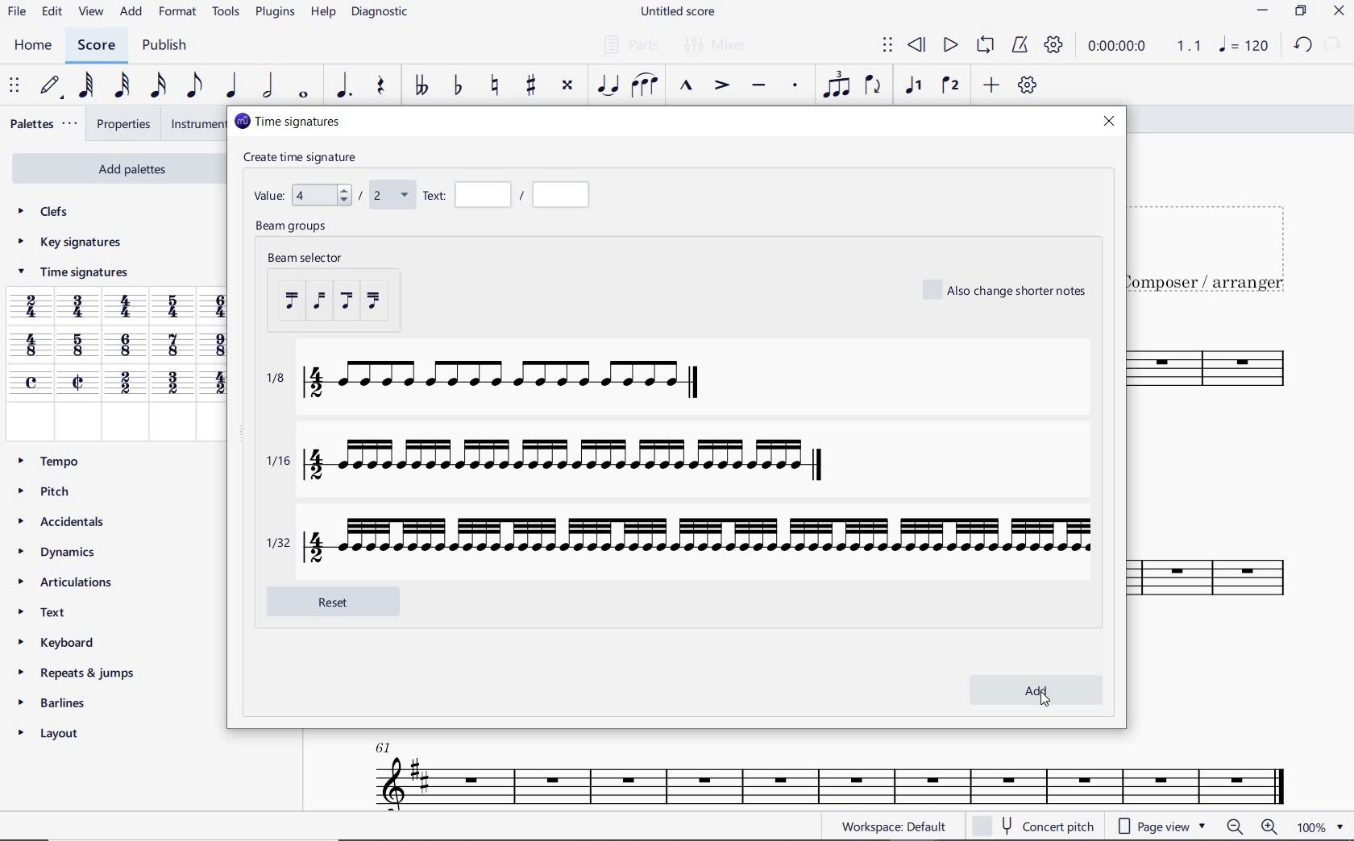 Image resolution: width=1354 pixels, height=841 pixels. Describe the element at coordinates (60, 520) in the screenshot. I see `ACCIDENTALS` at that location.